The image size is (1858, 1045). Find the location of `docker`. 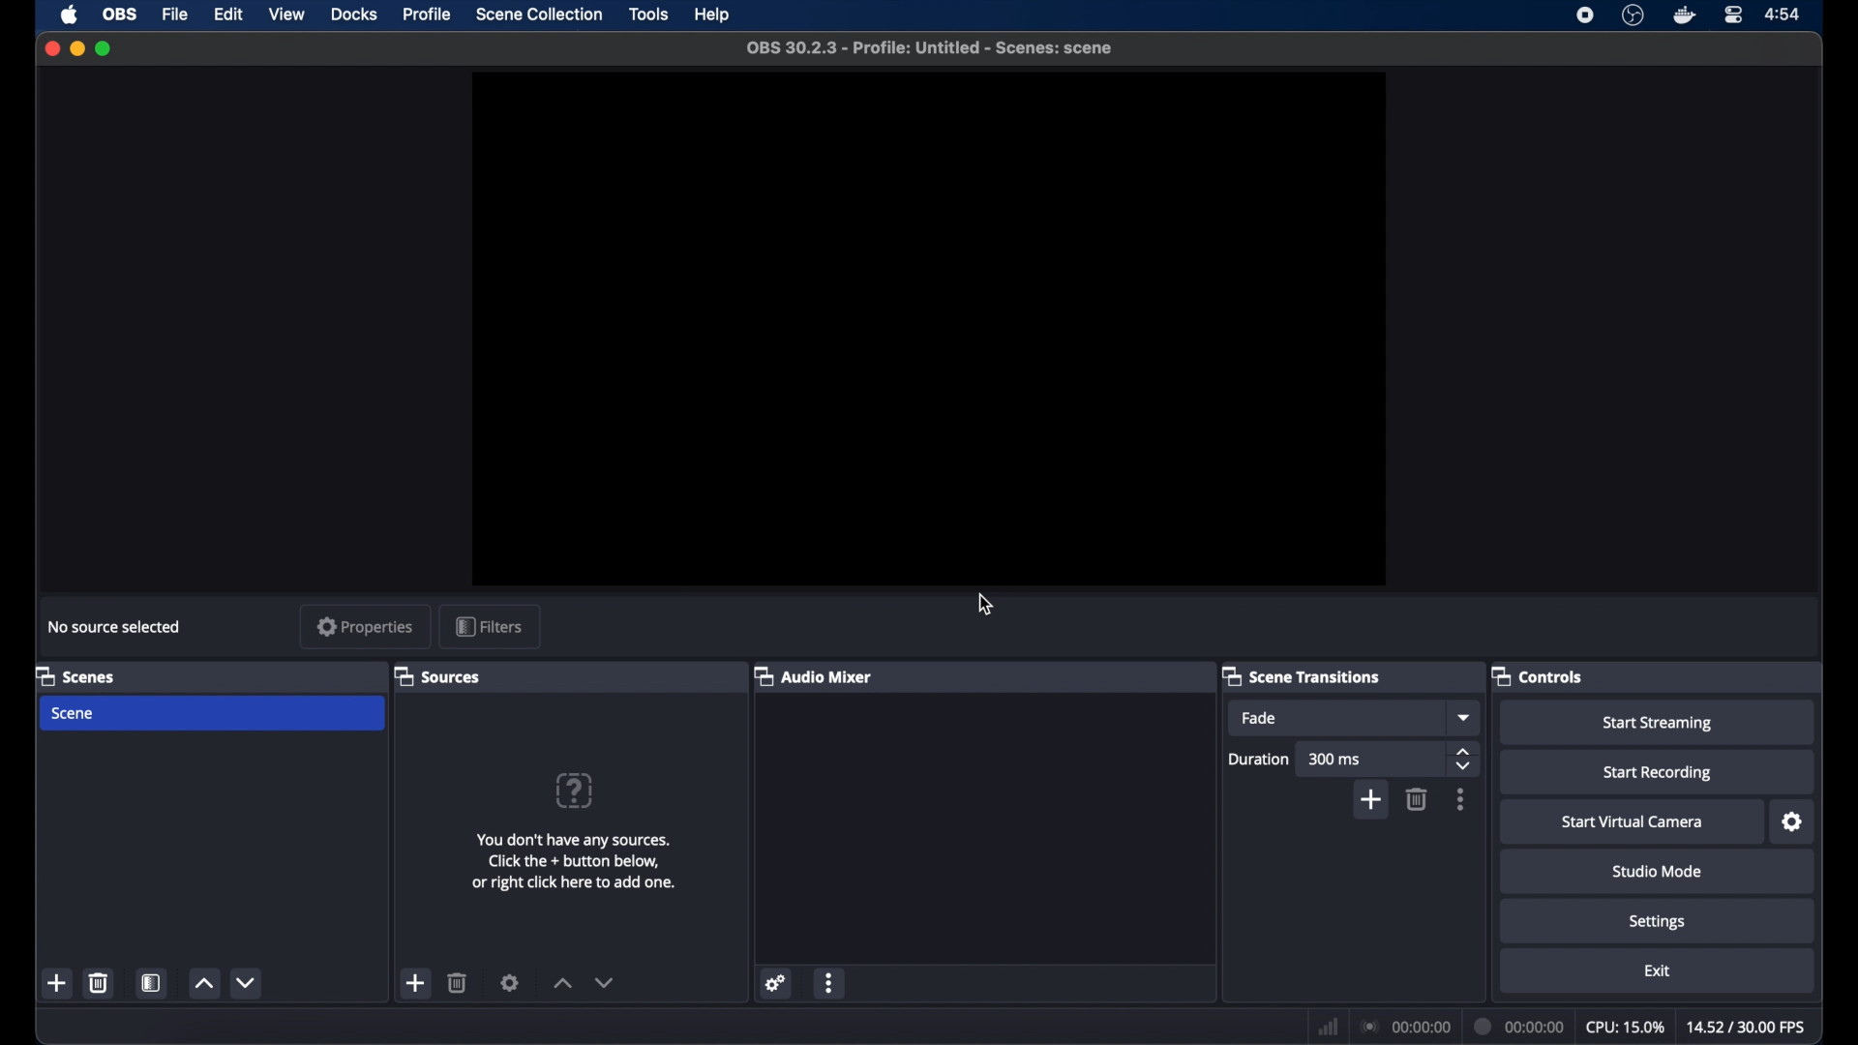

docker is located at coordinates (1682, 15).